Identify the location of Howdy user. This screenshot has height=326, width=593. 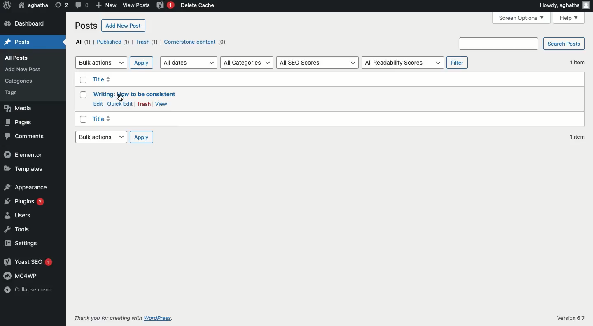
(564, 6).